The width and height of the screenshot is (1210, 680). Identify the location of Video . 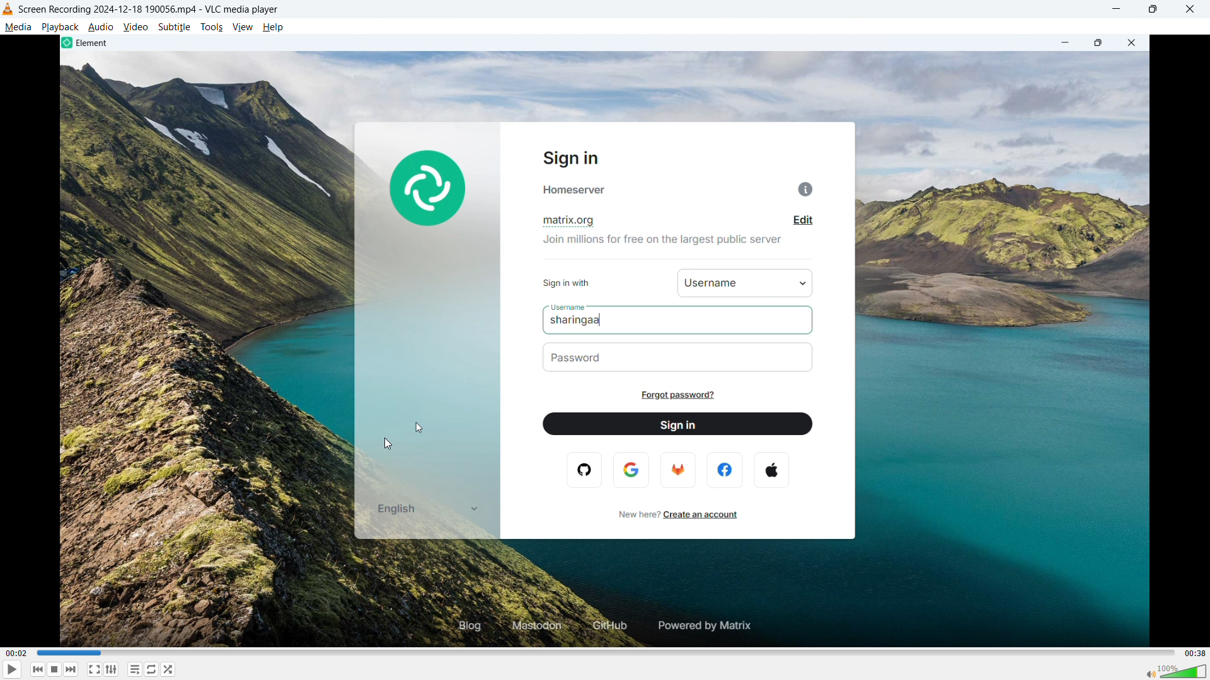
(136, 28).